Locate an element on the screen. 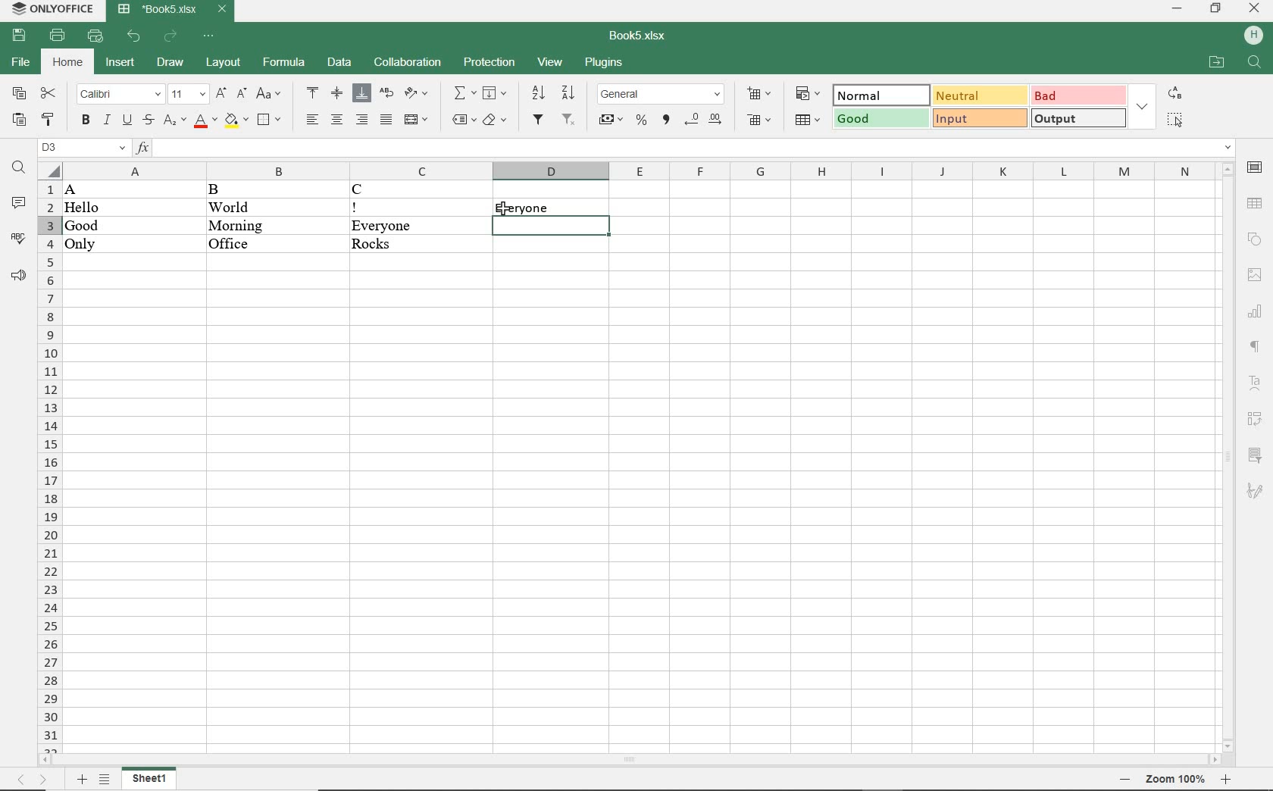 The image size is (1273, 791). font color is located at coordinates (205, 122).